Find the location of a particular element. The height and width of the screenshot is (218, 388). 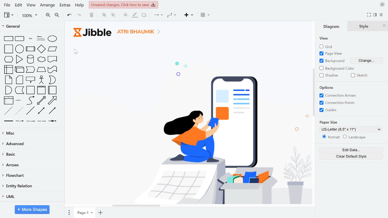

potrait is located at coordinates (331, 137).